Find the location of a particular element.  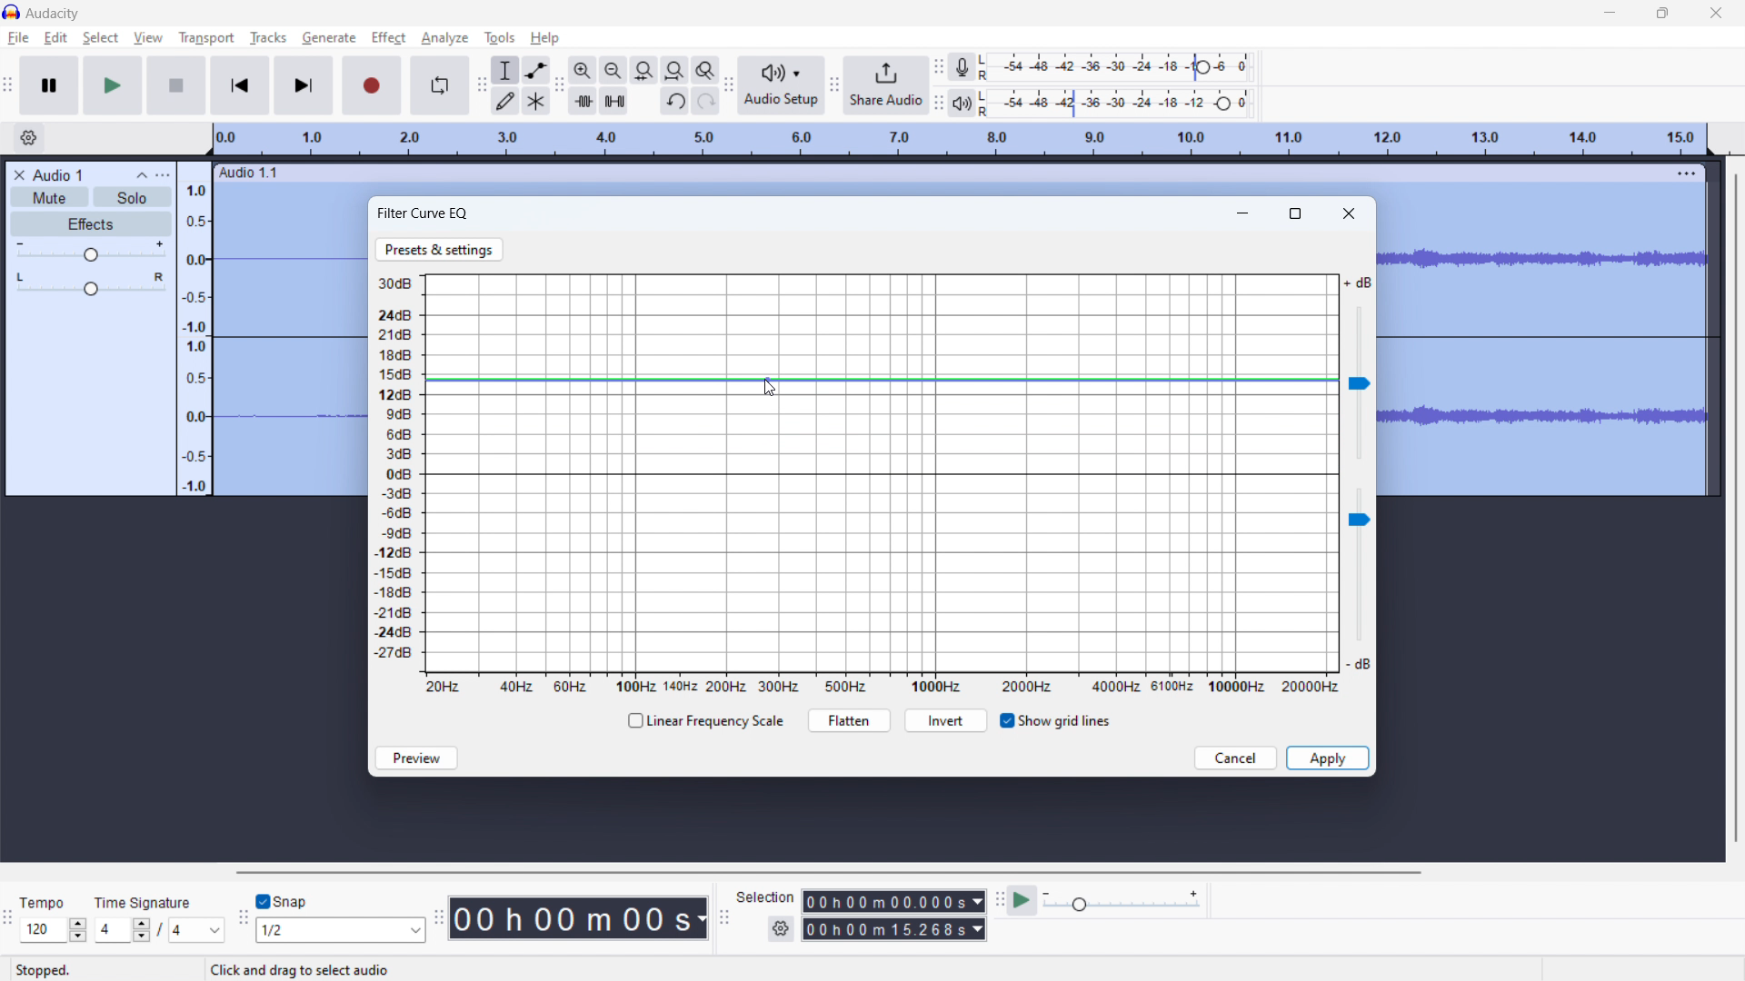

record level is located at coordinates (1121, 67).